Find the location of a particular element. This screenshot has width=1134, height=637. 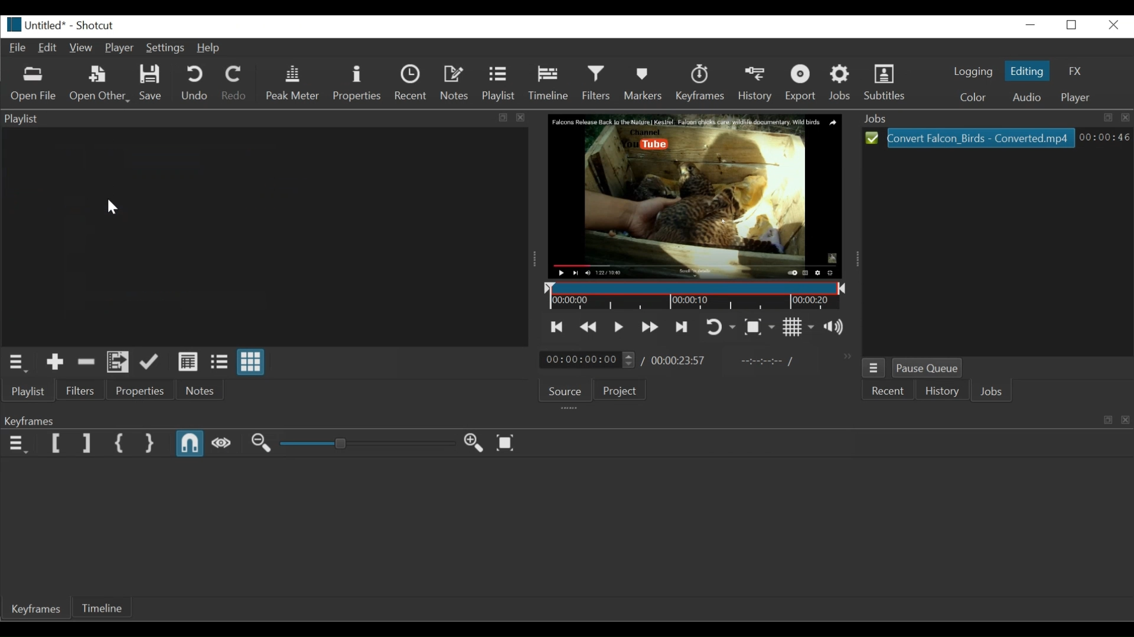

Peak meter is located at coordinates (292, 83).